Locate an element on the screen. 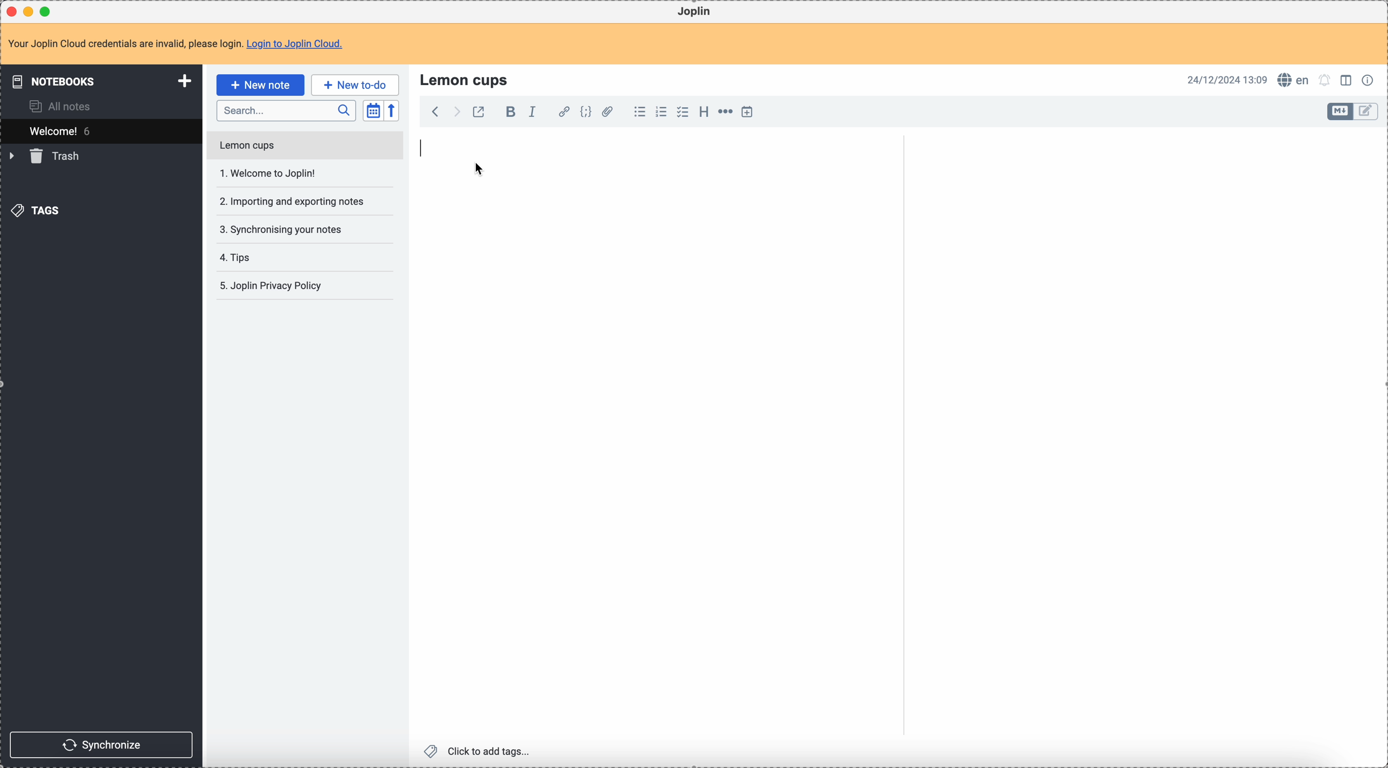 The height and width of the screenshot is (768, 1388). numbered list is located at coordinates (662, 112).